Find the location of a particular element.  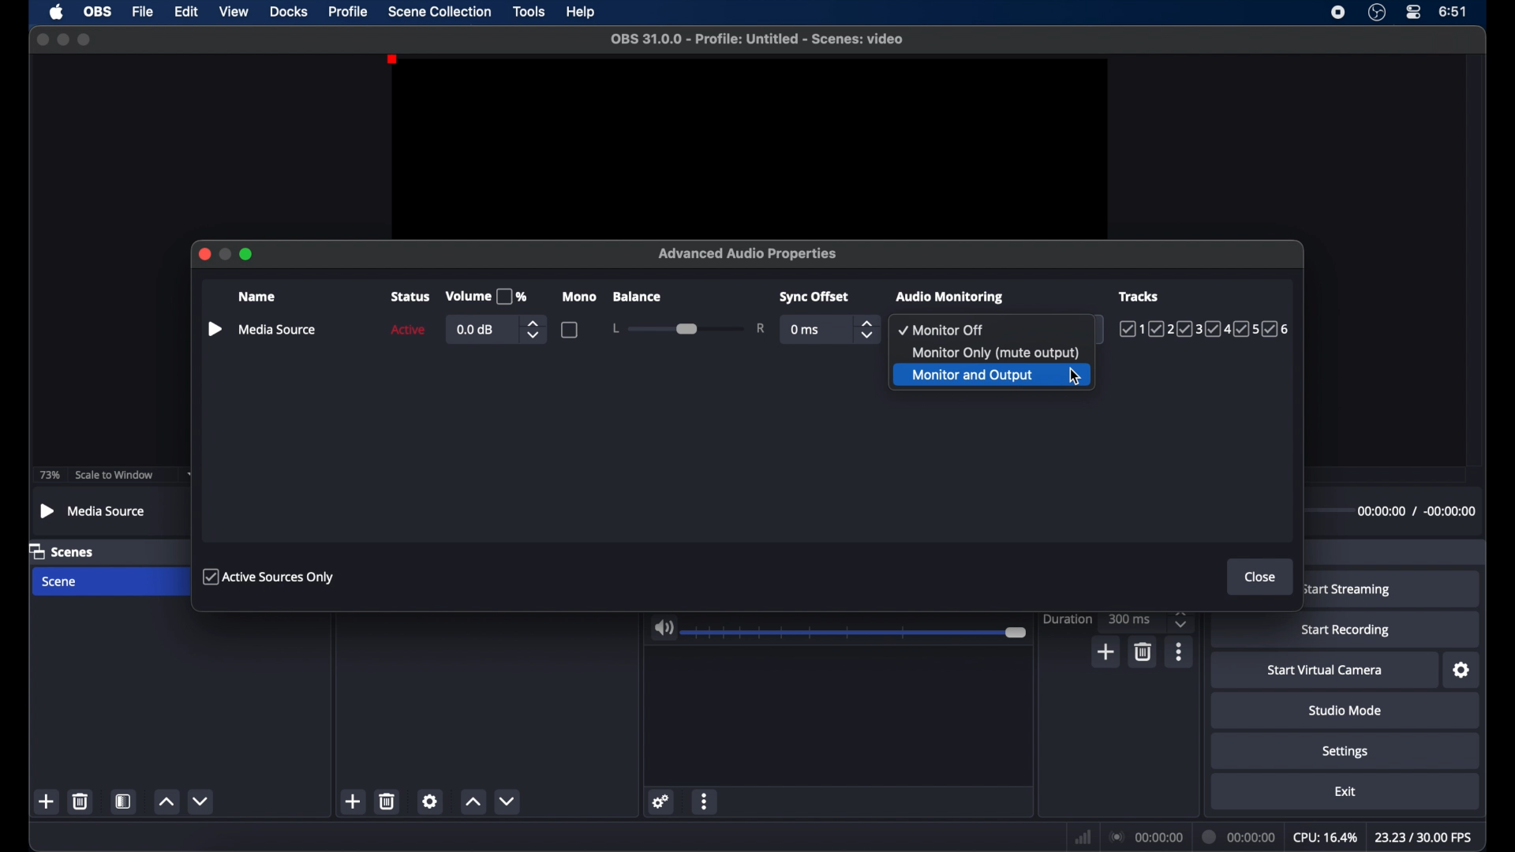

edit is located at coordinates (186, 13).